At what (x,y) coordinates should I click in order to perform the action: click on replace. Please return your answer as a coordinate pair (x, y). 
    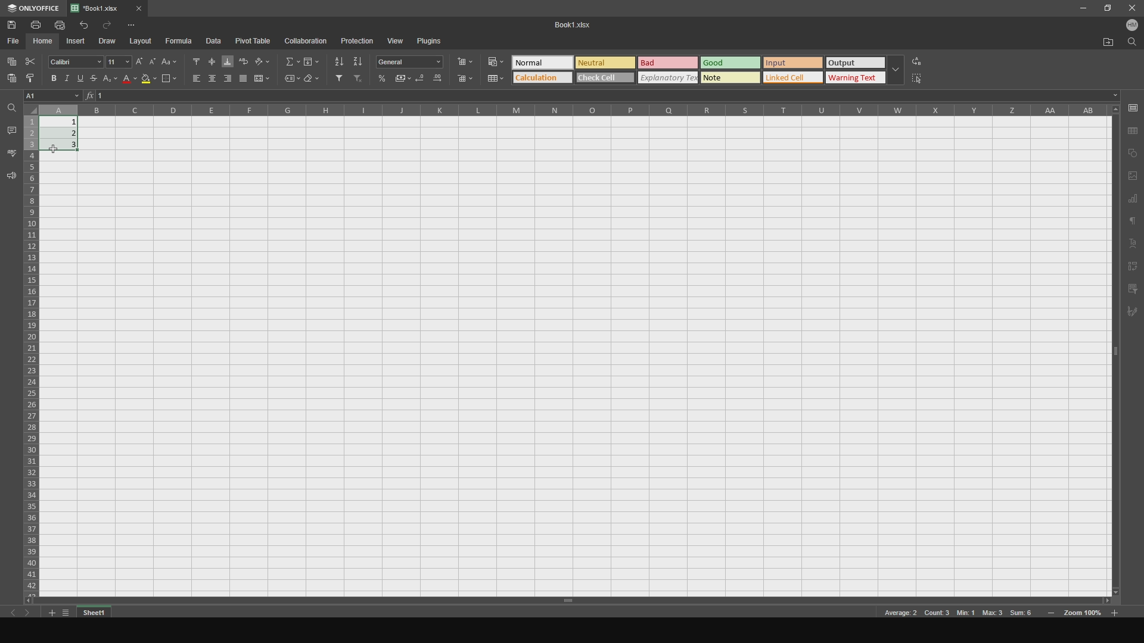
    Looking at the image, I should click on (926, 59).